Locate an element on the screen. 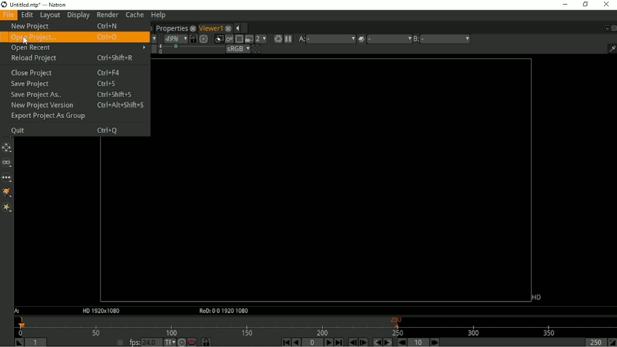 The image size is (617, 347). Collapse is located at coordinates (237, 28).